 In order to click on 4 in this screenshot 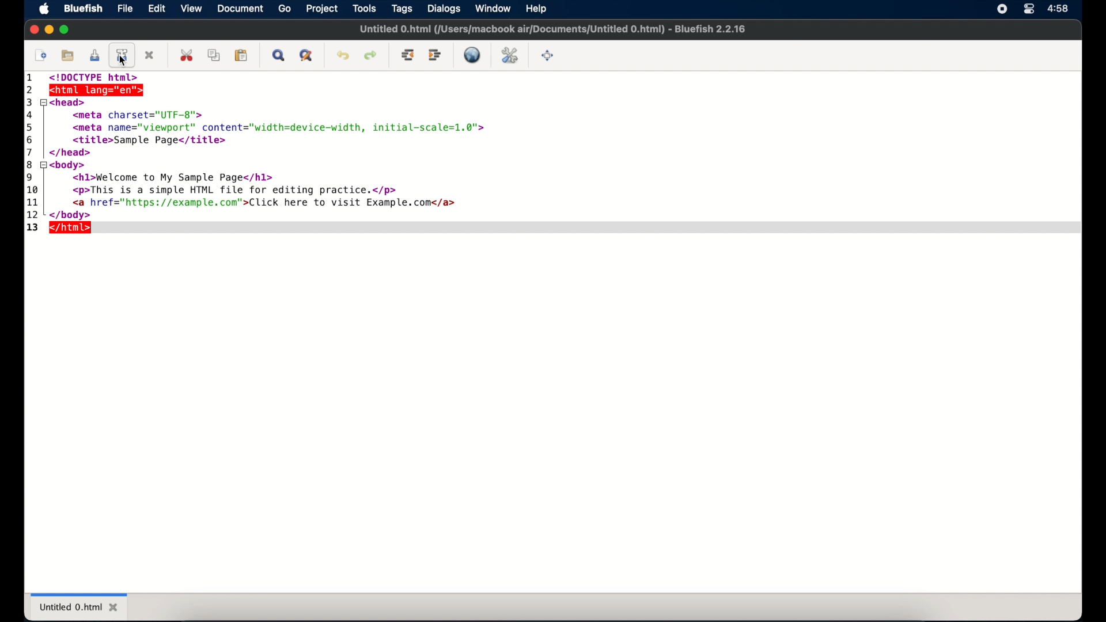, I will do `click(31, 114)`.